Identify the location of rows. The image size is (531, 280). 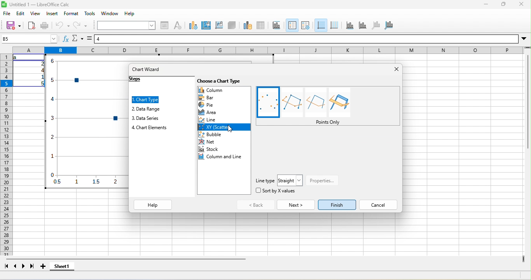
(6, 155).